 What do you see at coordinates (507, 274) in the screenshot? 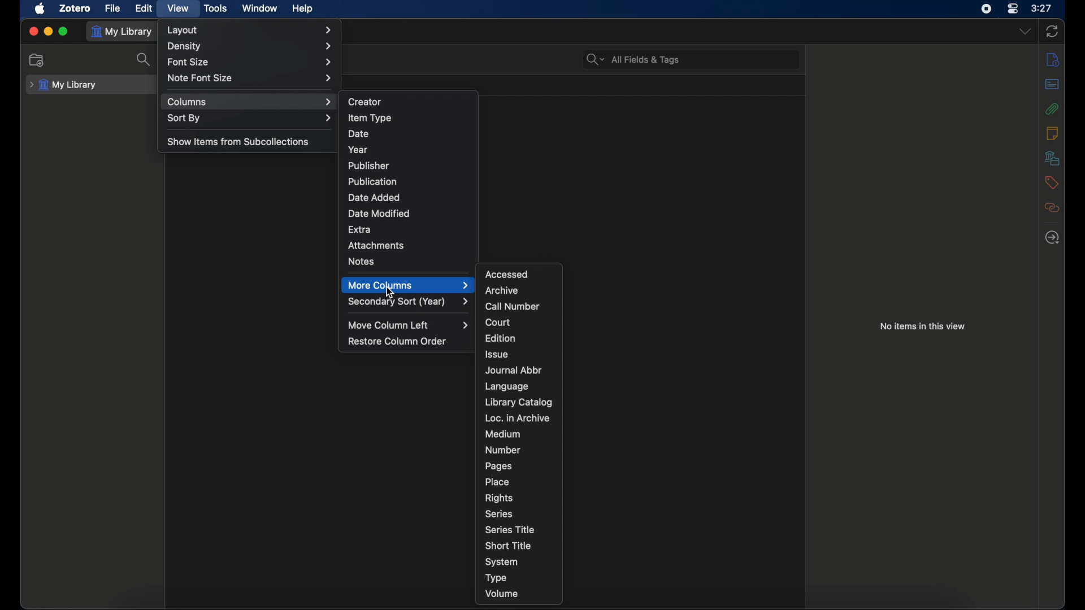
I see `accessed` at bounding box center [507, 274].